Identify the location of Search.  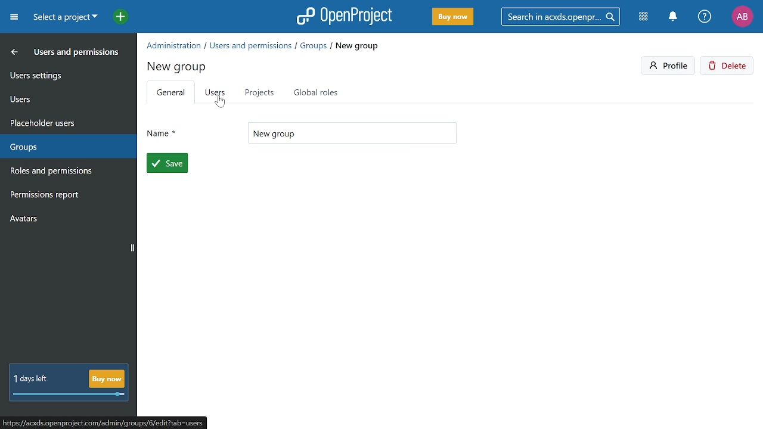
(565, 16).